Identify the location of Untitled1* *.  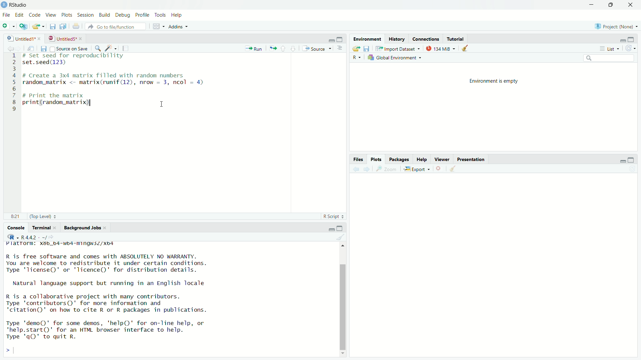
(23, 38).